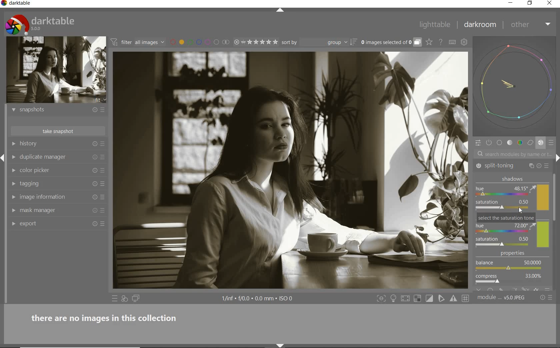 Image resolution: width=560 pixels, height=348 pixels. I want to click on reset or preset & preferences, so click(547, 298).